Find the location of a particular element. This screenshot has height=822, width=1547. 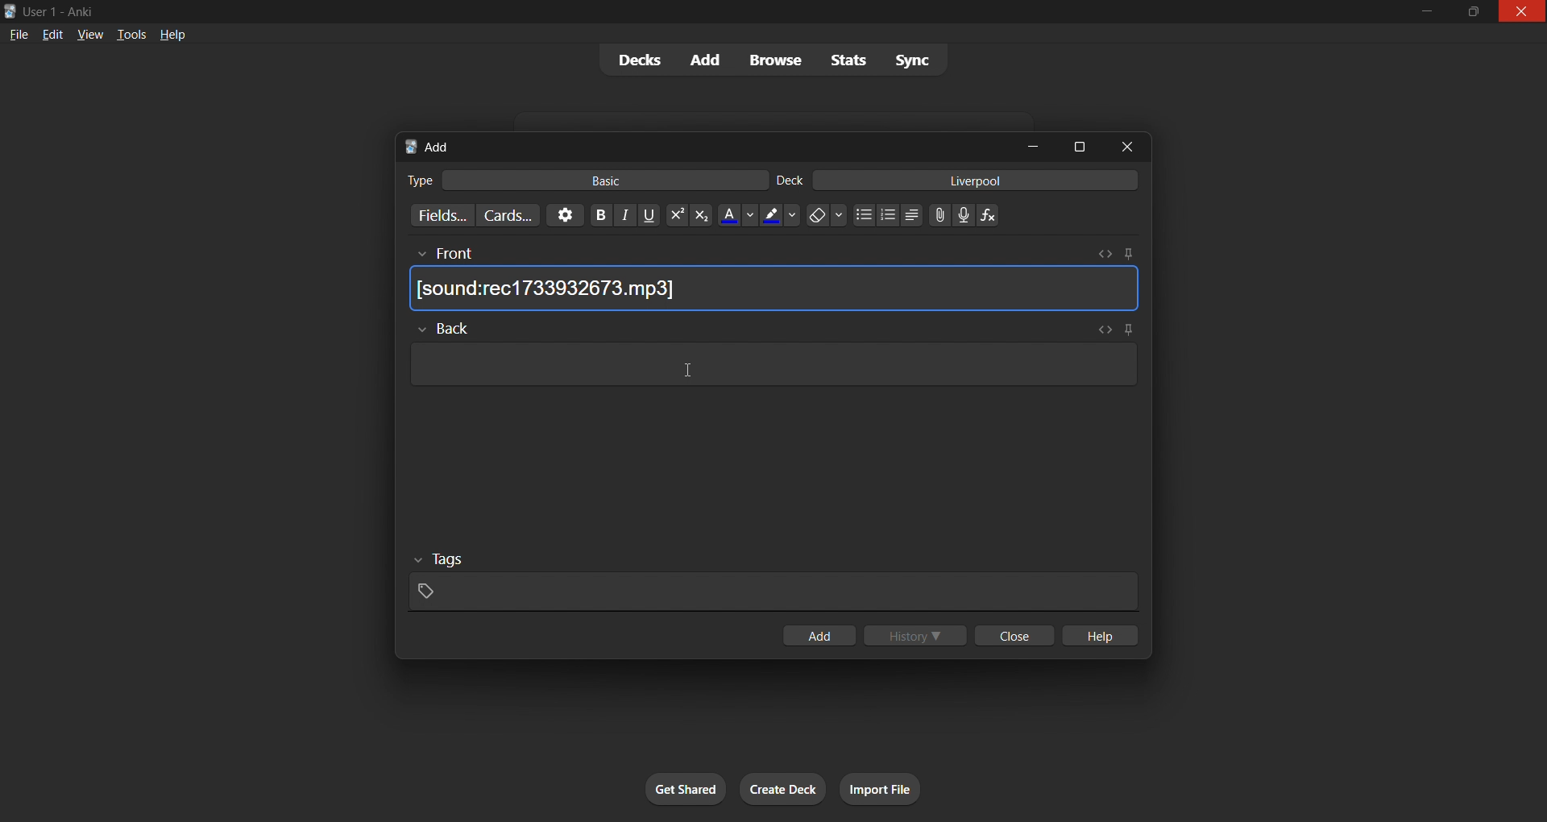

stats is located at coordinates (849, 61).